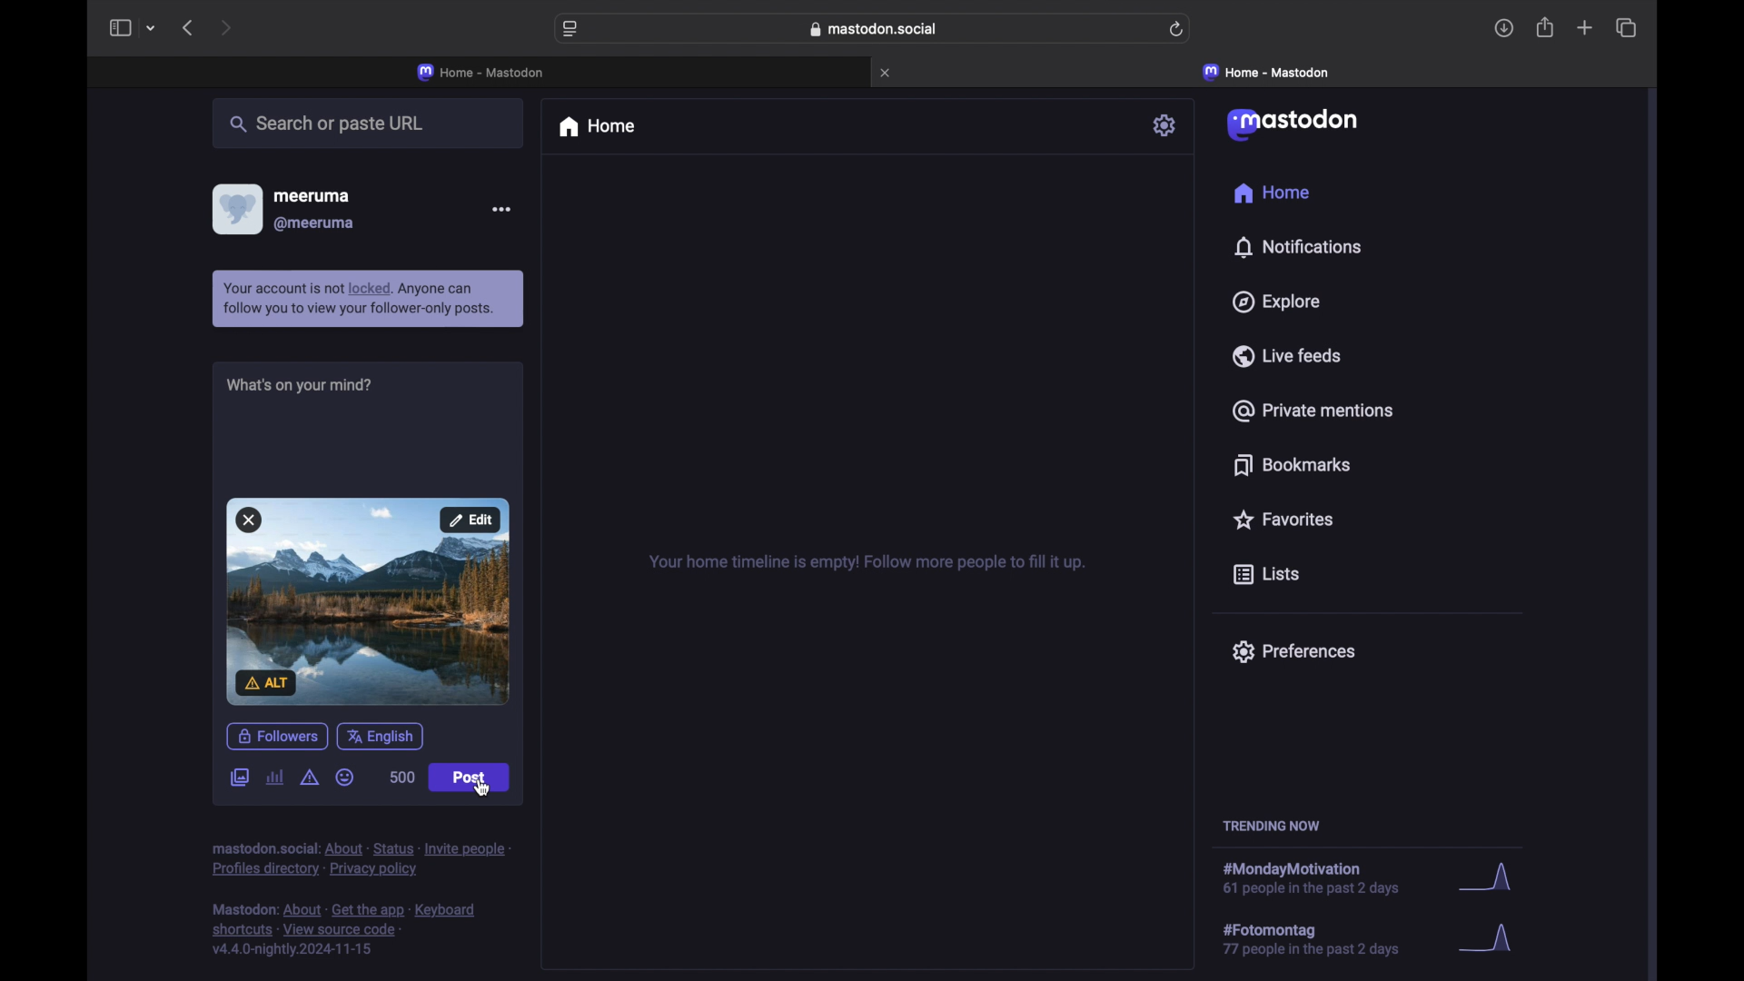  I want to click on post, so click(470, 778).